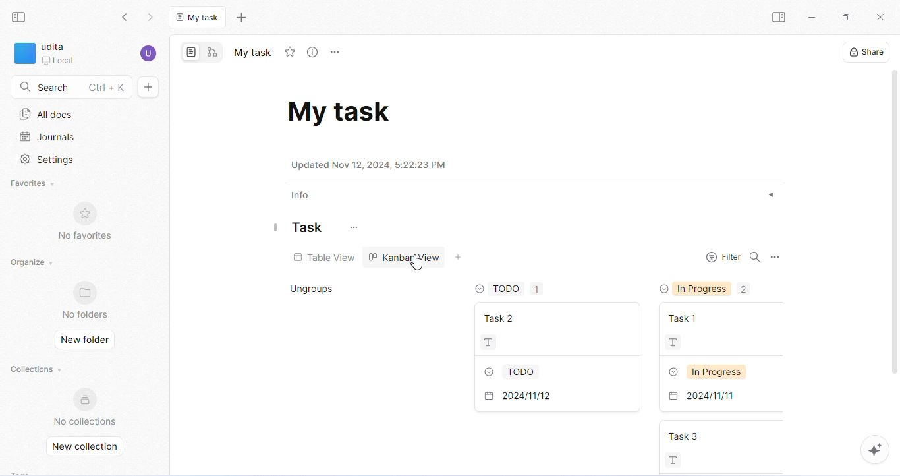  Describe the element at coordinates (661, 288) in the screenshot. I see `drop down` at that location.